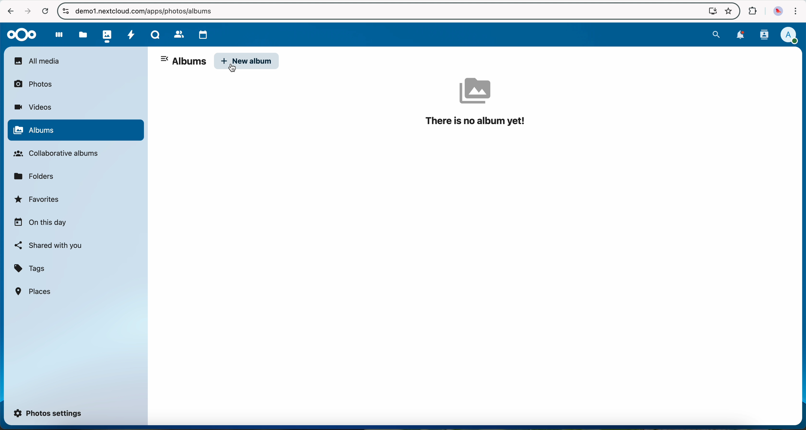  What do you see at coordinates (716, 33) in the screenshot?
I see `search` at bounding box center [716, 33].